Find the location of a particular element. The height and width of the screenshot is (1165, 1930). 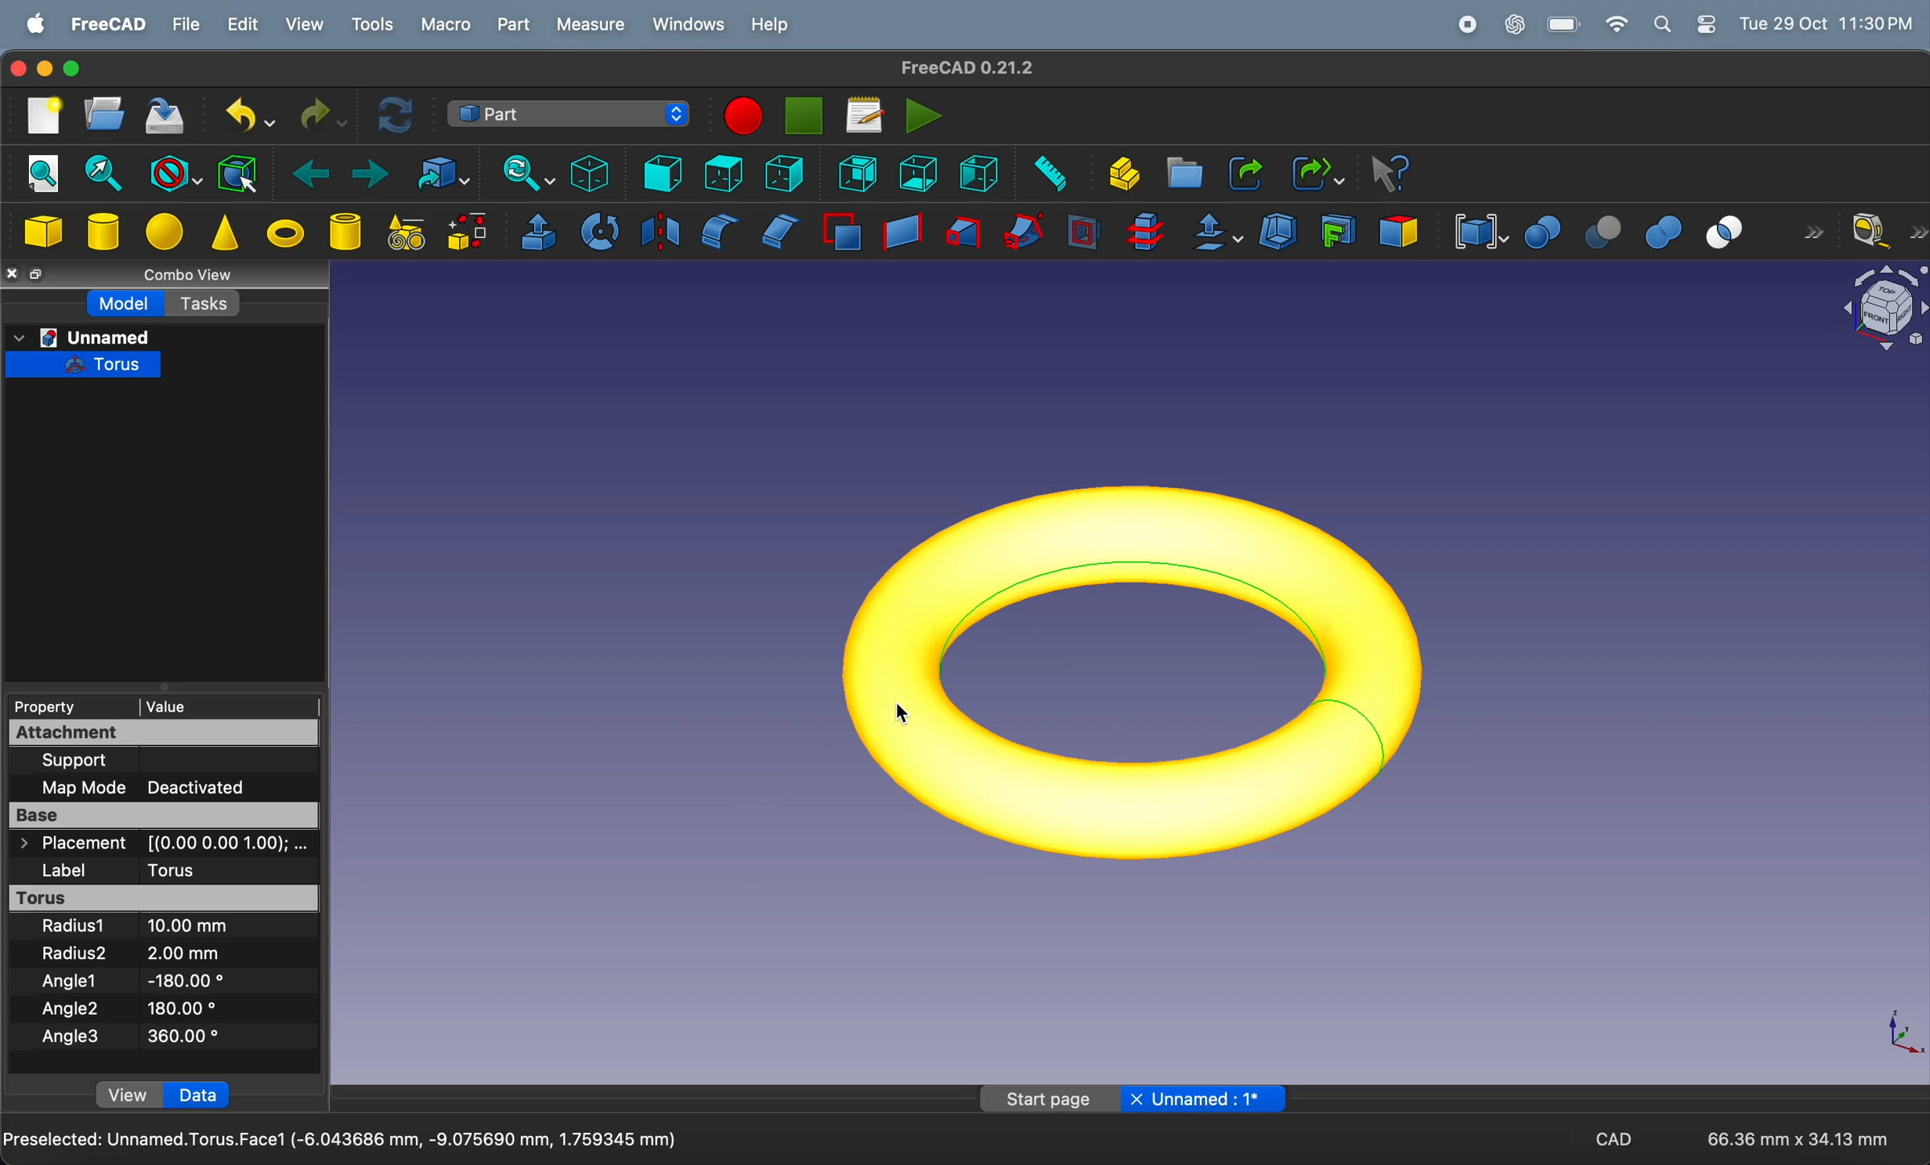

top view is located at coordinates (725, 173).